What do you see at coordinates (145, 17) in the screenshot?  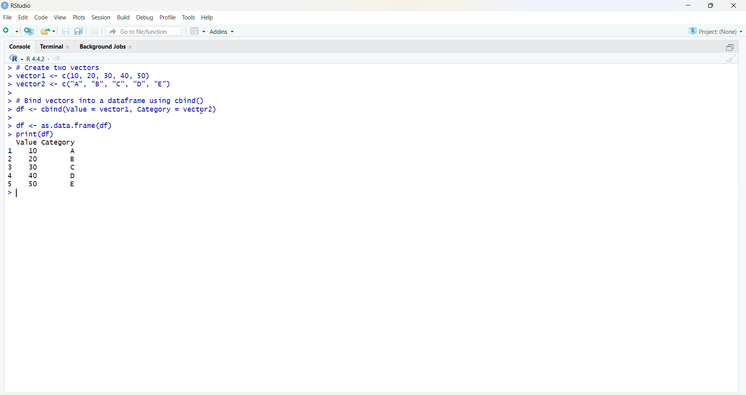 I see `Debug` at bounding box center [145, 17].